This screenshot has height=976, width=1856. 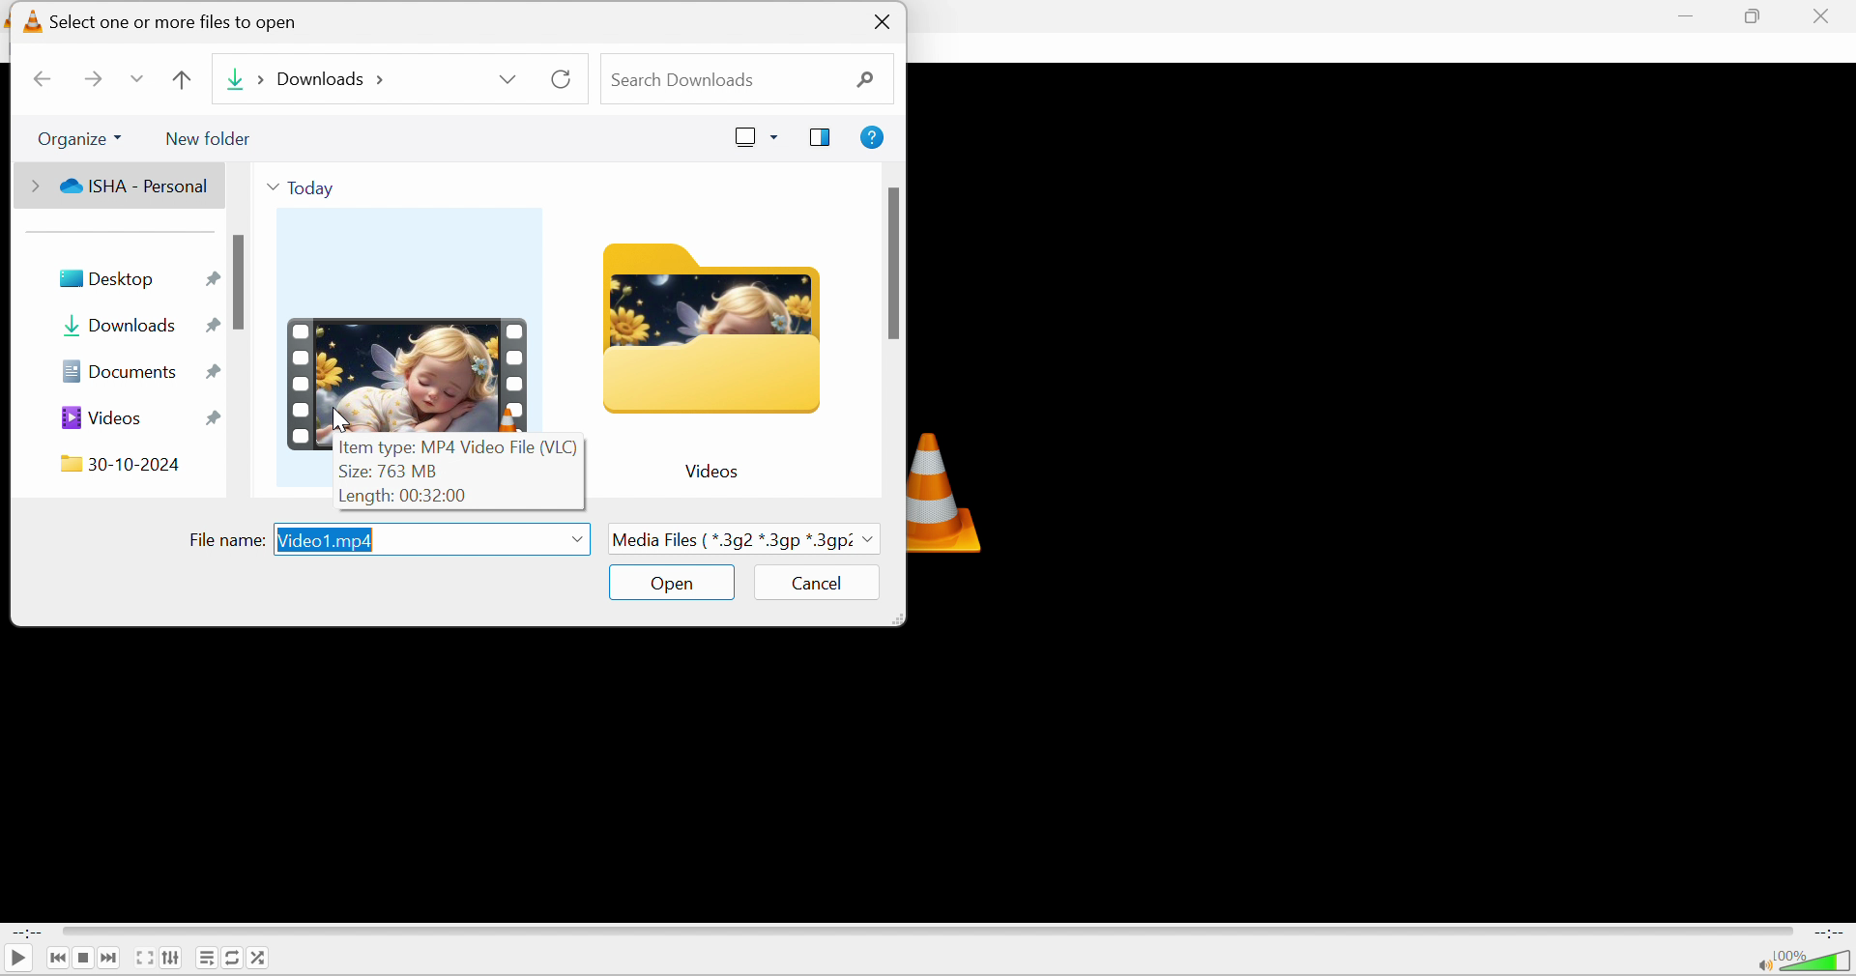 I want to click on Search, so click(x=867, y=80).